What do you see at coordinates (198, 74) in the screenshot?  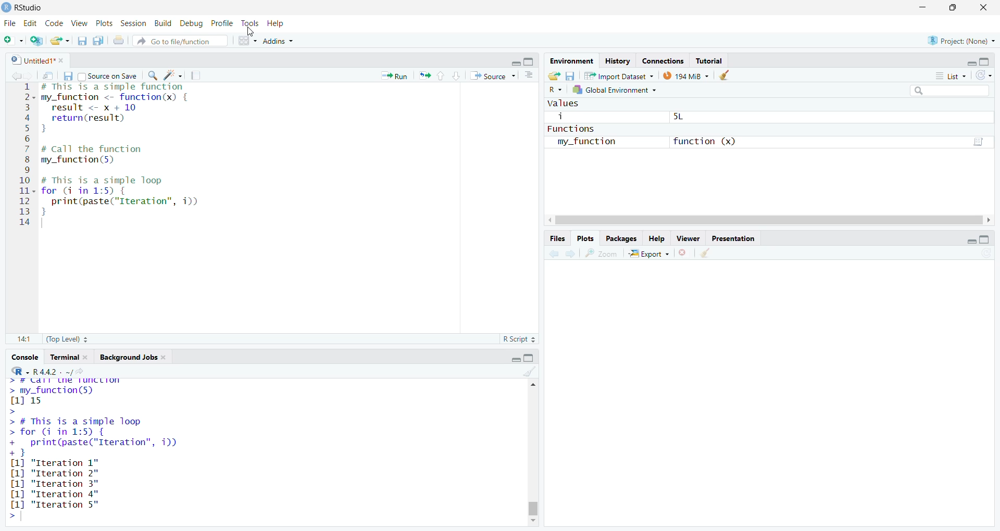 I see `compile report` at bounding box center [198, 74].